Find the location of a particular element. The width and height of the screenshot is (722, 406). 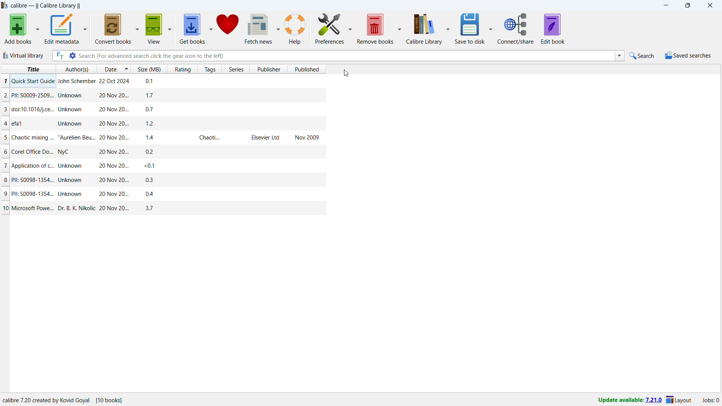

2 Pll: S0009-2509... Unknown 20 Nov 20... 17 is located at coordinates (165, 93).